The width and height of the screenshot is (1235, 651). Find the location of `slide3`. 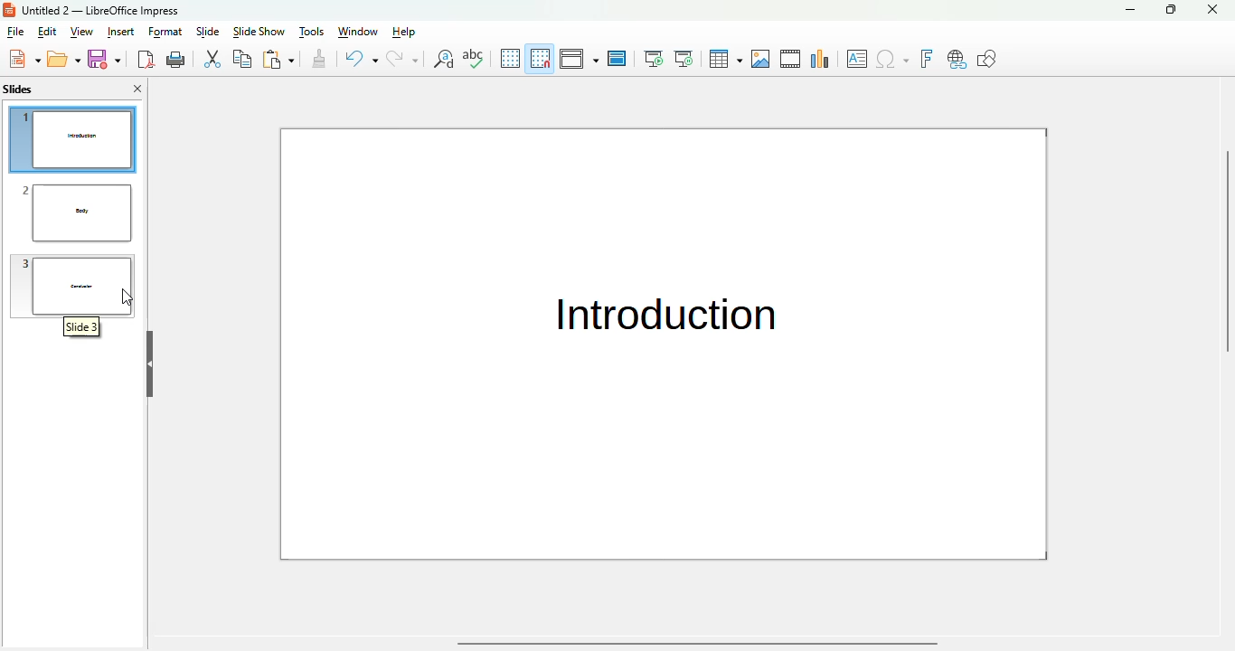

slide3 is located at coordinates (84, 328).